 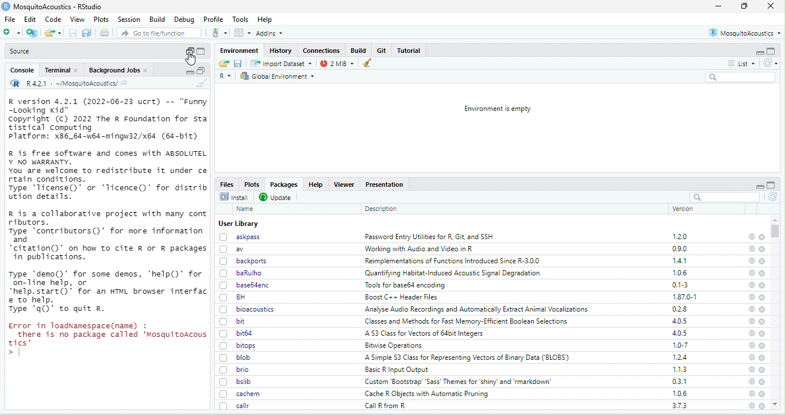 I want to click on R version 4.2.1 (2022-06-23 ucrt) -- “Funny
-Looking Kid"

copyright (C) 2022 The R Foundation for sta
tistical computing

Platform: x86_64-w64-mingw32/x64 (64-bit), so click(x=107, y=119).